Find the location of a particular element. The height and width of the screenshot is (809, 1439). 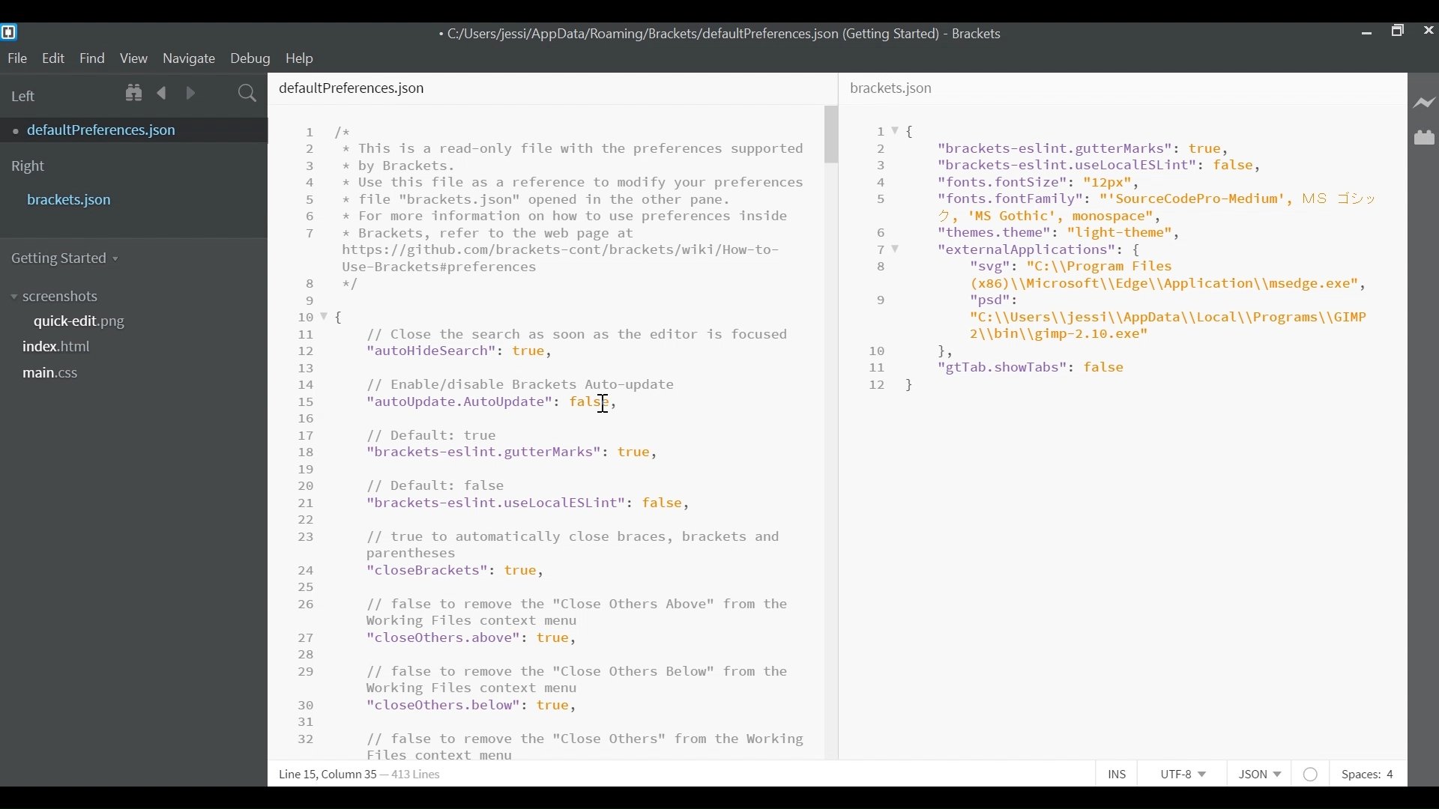

Close is located at coordinates (1429, 31).